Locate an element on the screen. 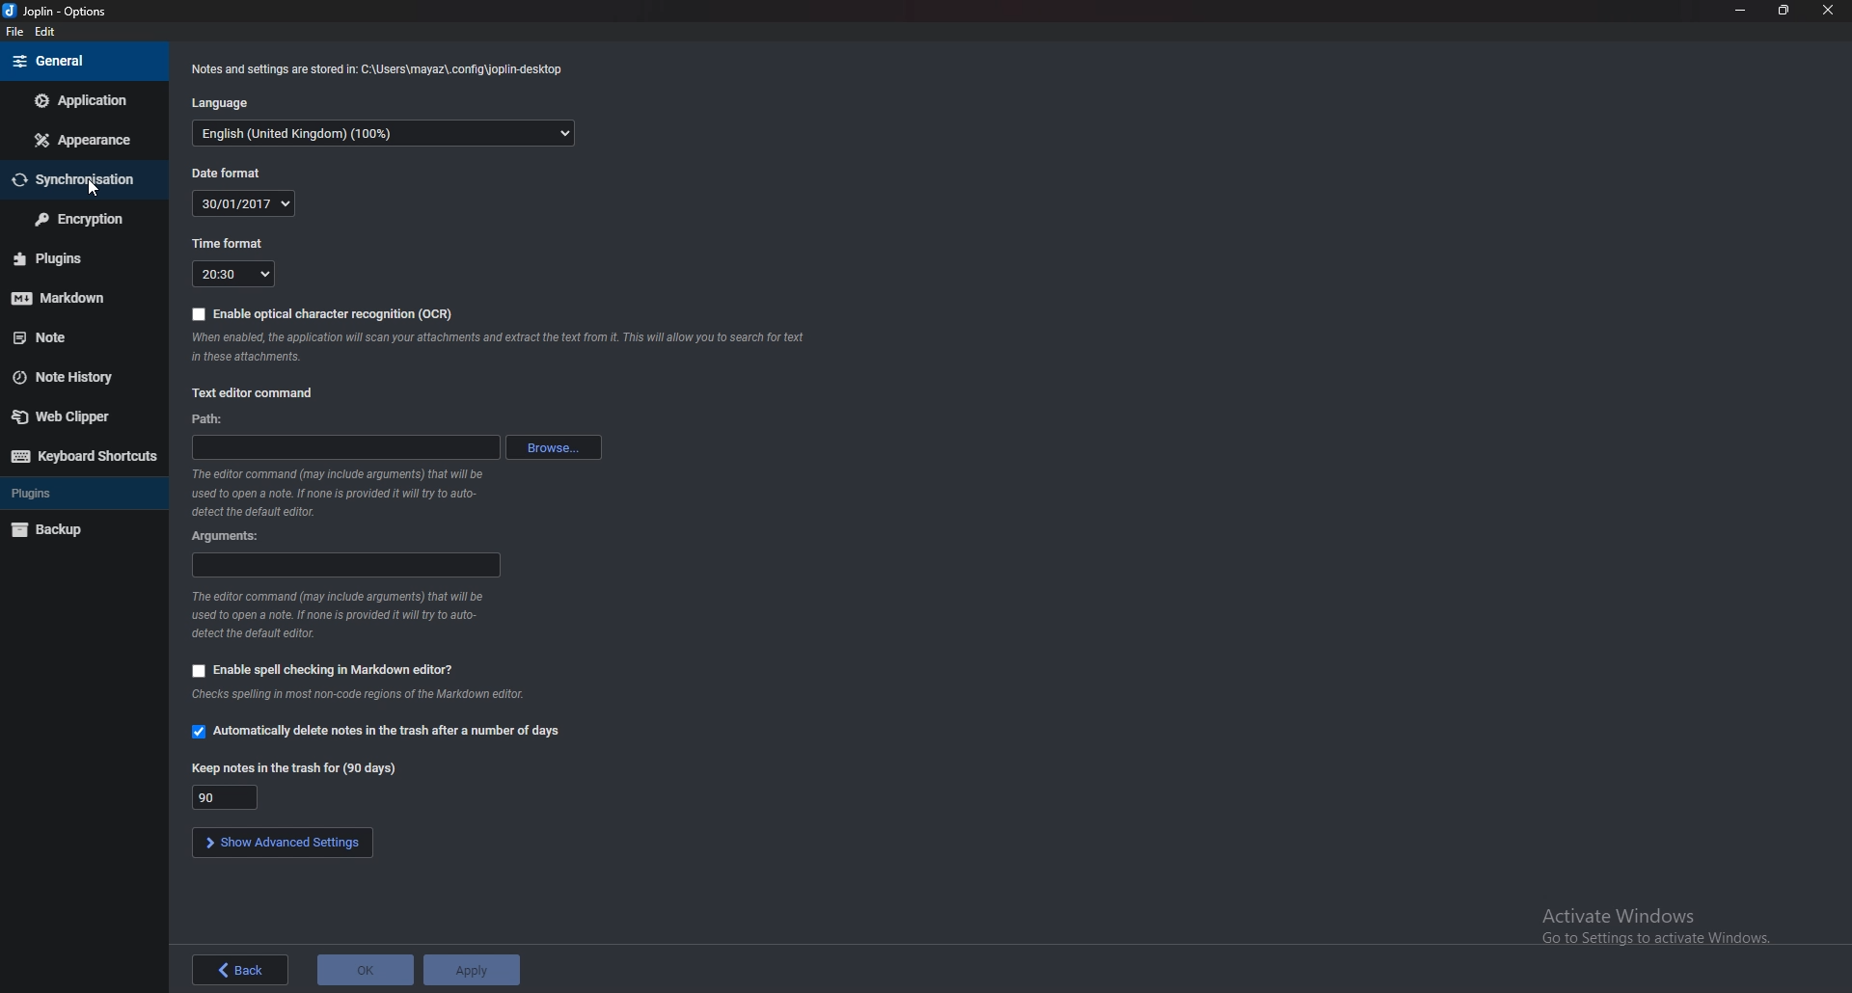 The width and height of the screenshot is (1852, 993). general is located at coordinates (85, 61).